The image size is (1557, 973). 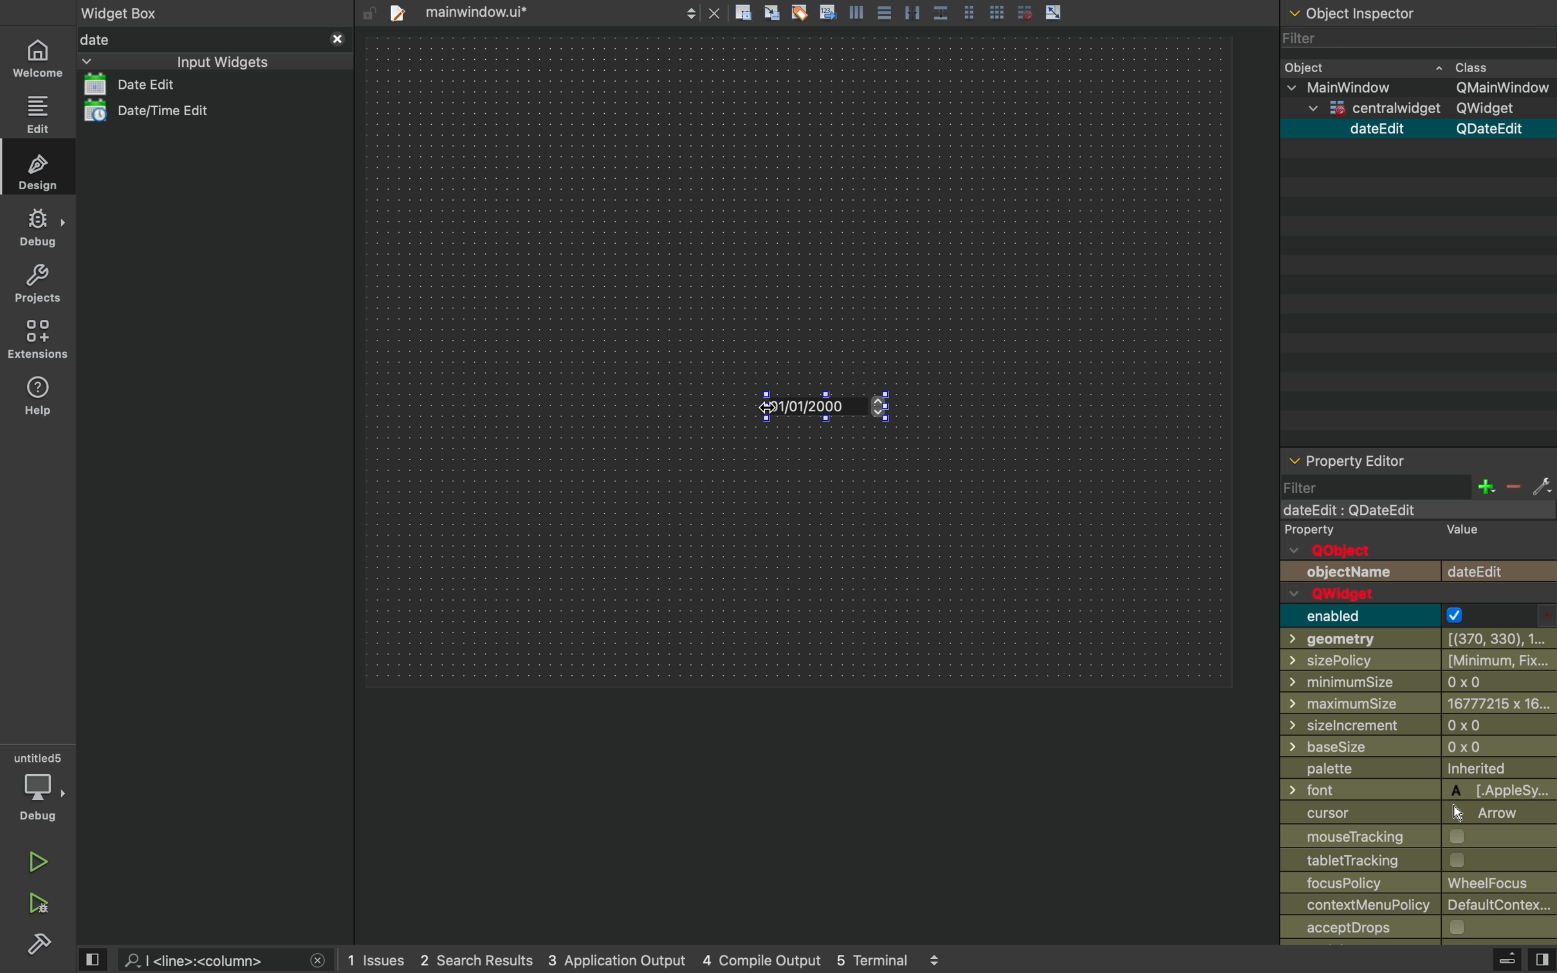 What do you see at coordinates (1054, 11) in the screenshot?
I see `scale object` at bounding box center [1054, 11].